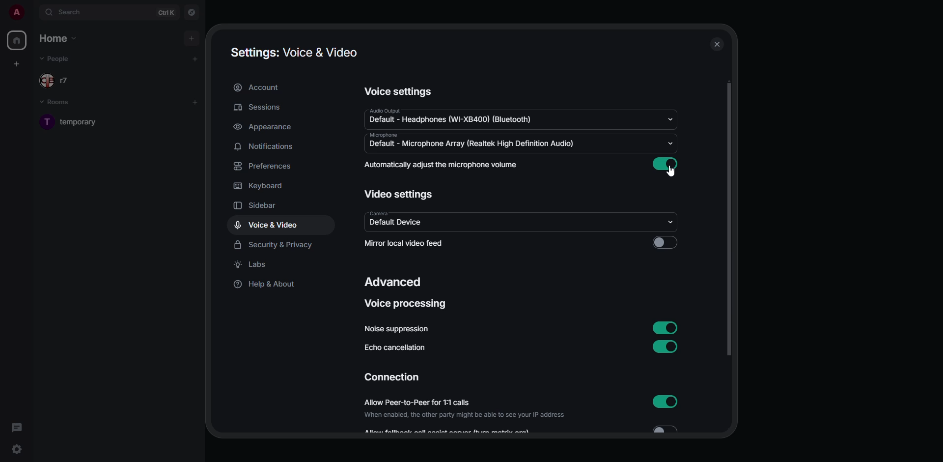 The width and height of the screenshot is (943, 462). What do you see at coordinates (672, 144) in the screenshot?
I see `drop down` at bounding box center [672, 144].